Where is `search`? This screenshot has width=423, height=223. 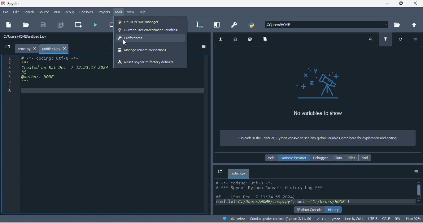
search is located at coordinates (370, 41).